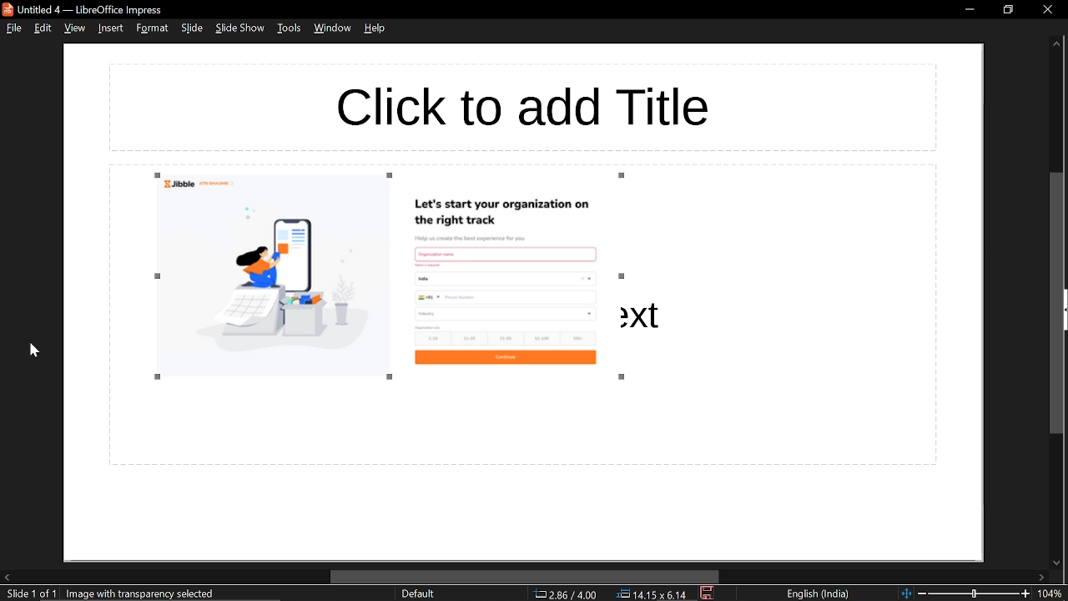 Image resolution: width=1068 pixels, height=601 pixels. Describe the element at coordinates (1041, 578) in the screenshot. I see `move right` at that location.